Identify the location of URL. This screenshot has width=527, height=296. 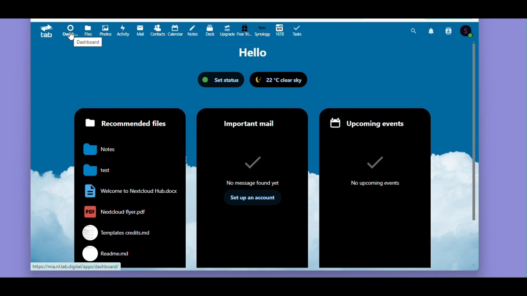
(76, 266).